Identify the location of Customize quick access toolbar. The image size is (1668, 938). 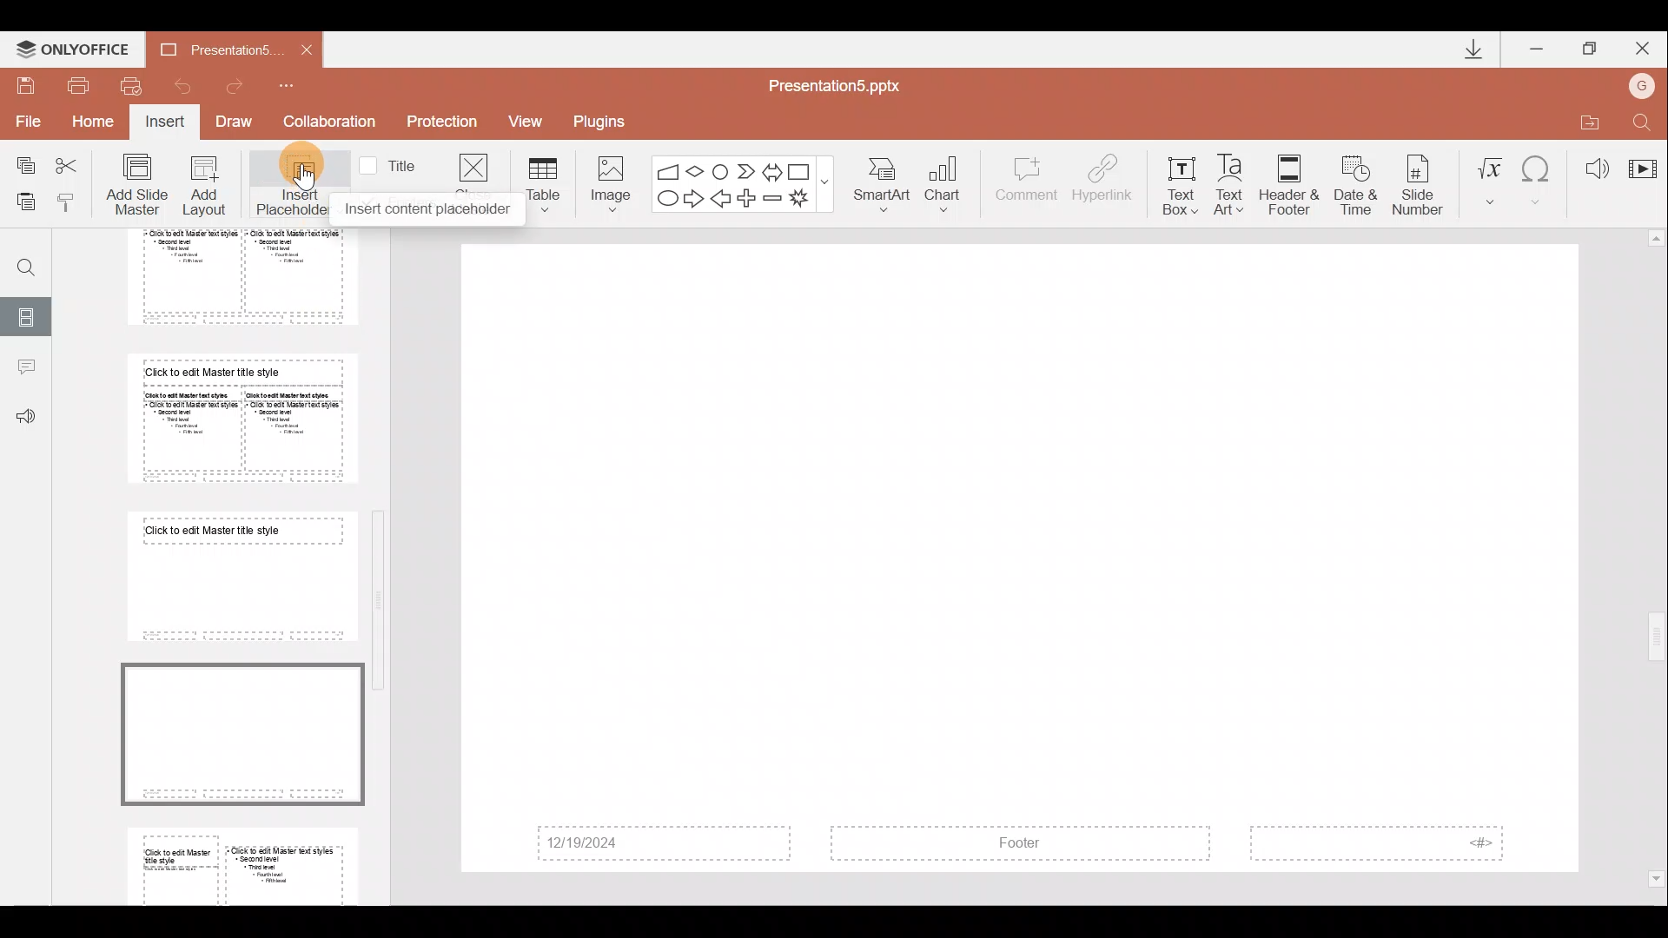
(298, 85).